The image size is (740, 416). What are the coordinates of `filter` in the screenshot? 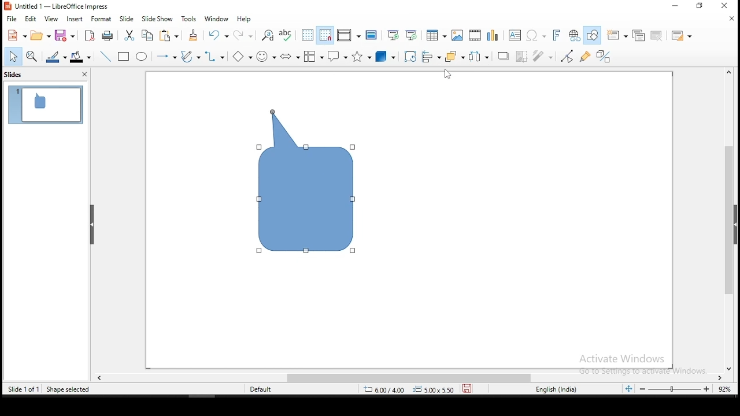 It's located at (543, 56).